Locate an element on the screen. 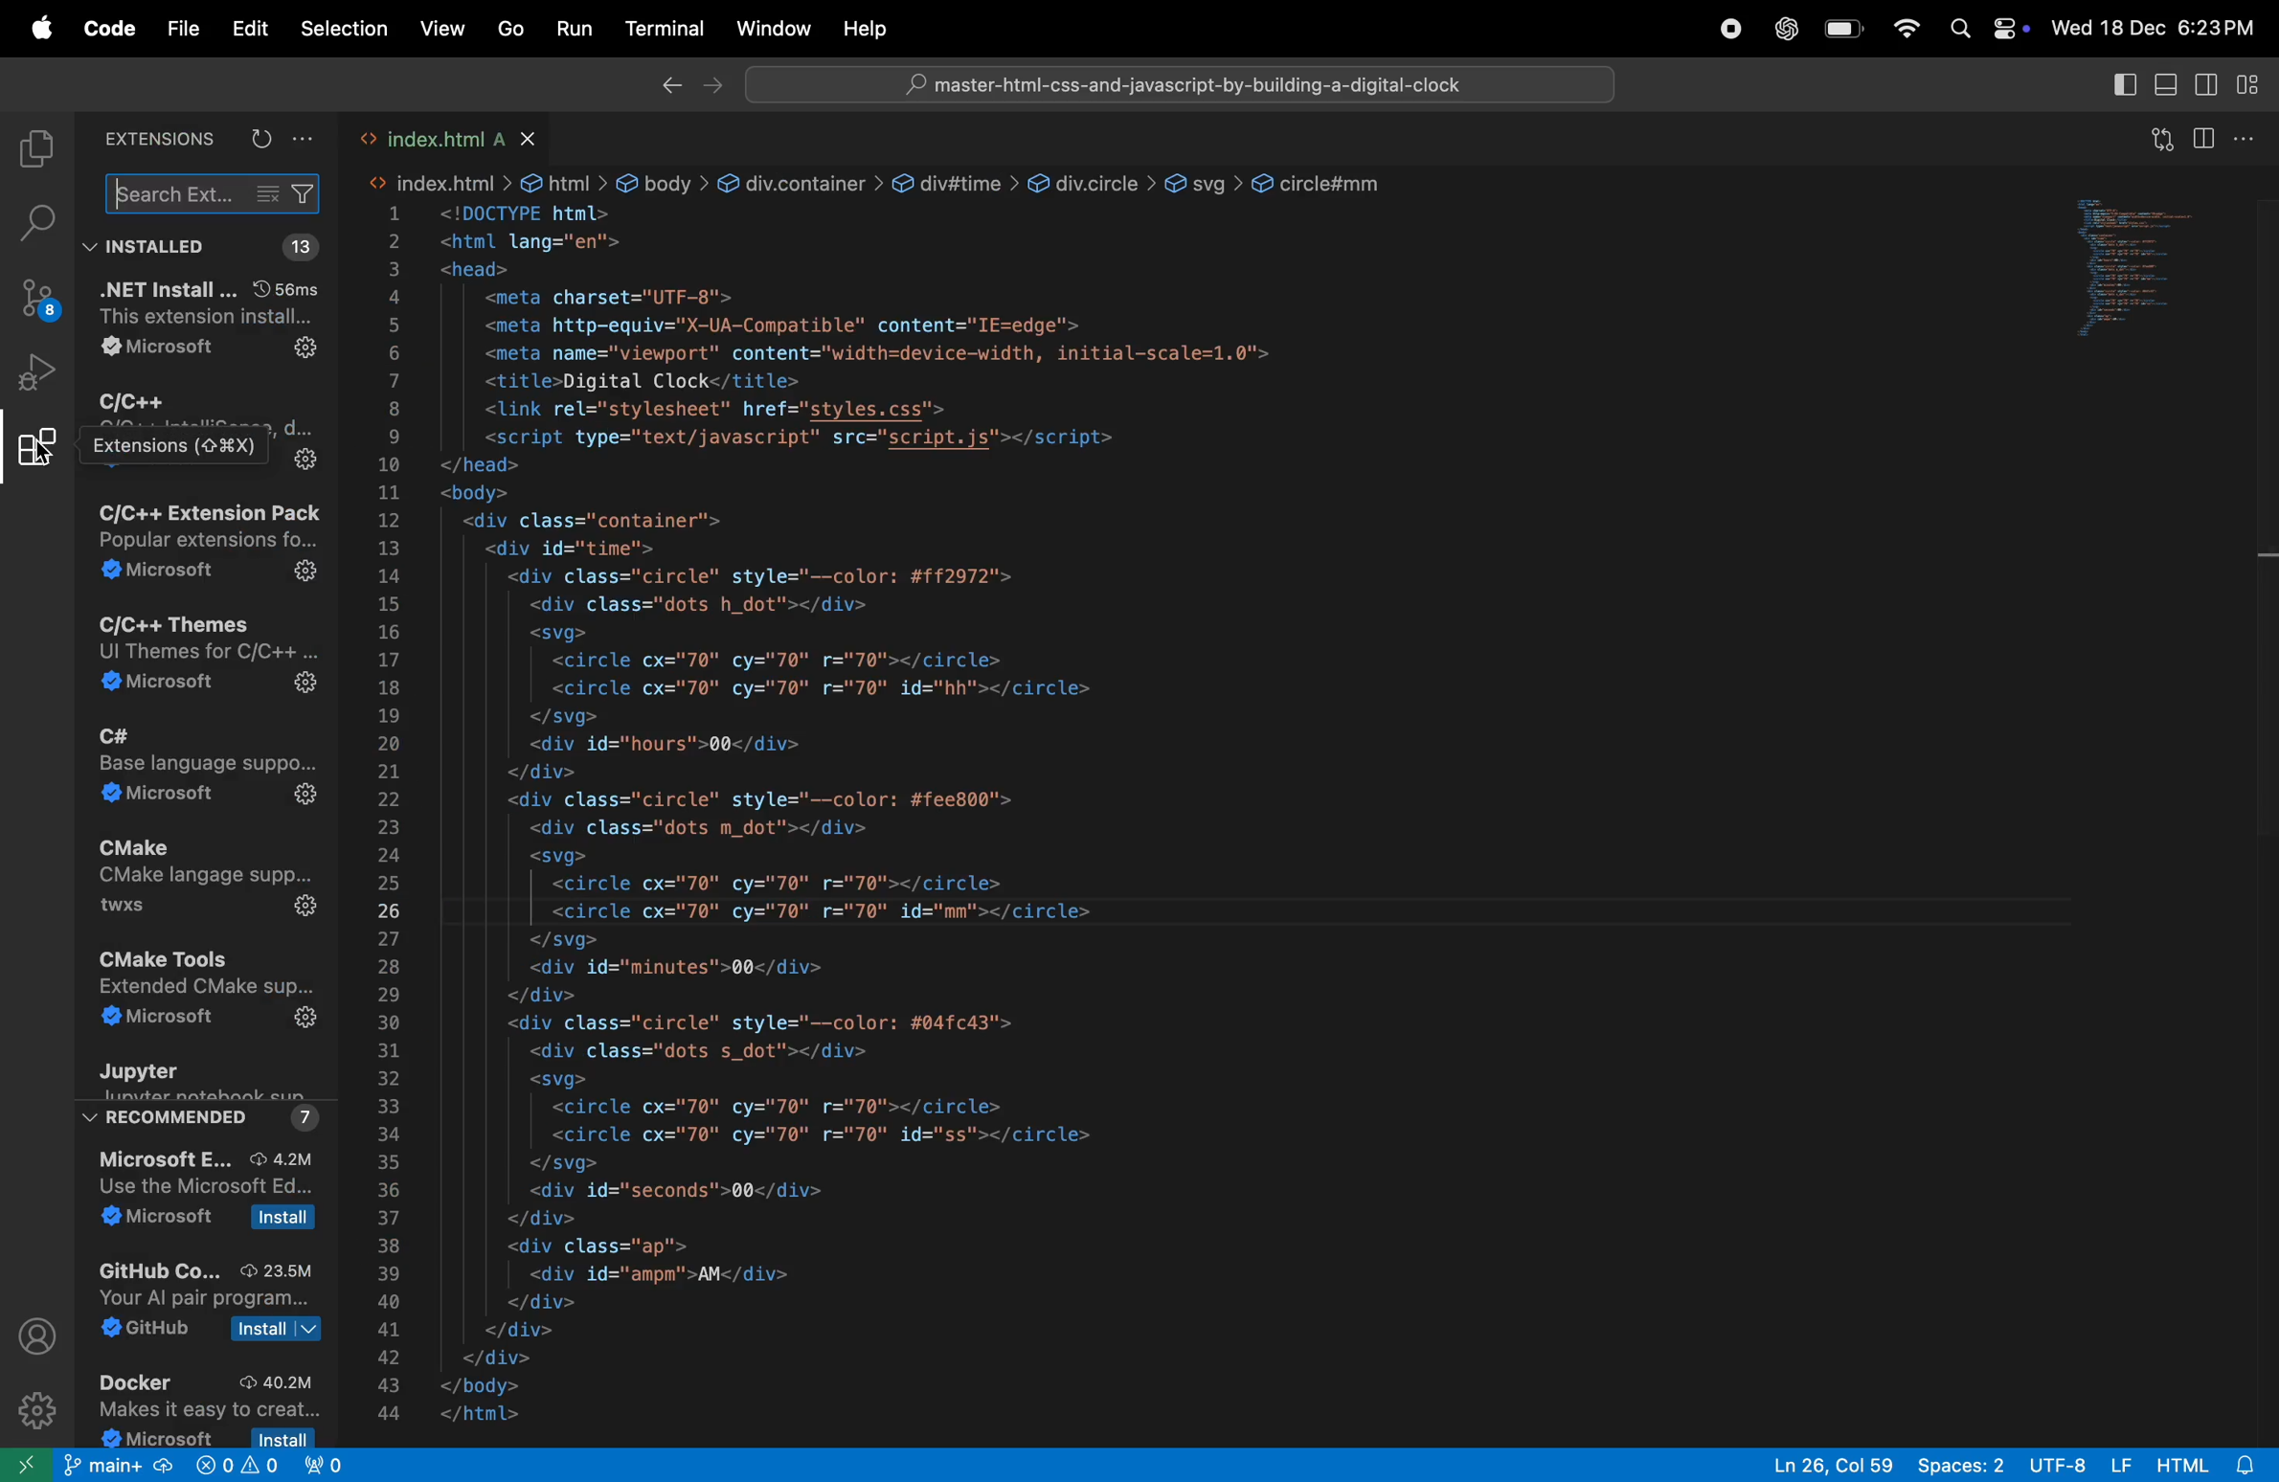  .net extensions is located at coordinates (209, 323).